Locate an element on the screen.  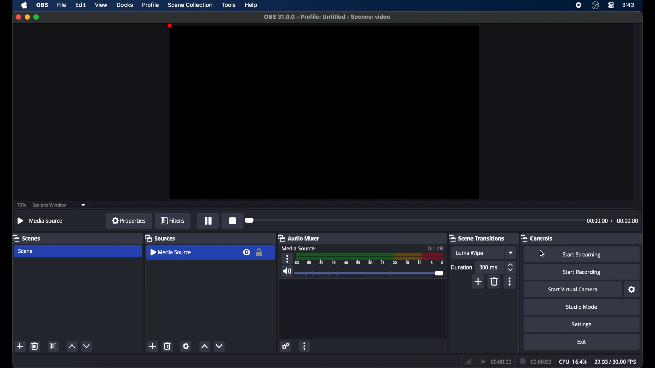
view is located at coordinates (101, 4).